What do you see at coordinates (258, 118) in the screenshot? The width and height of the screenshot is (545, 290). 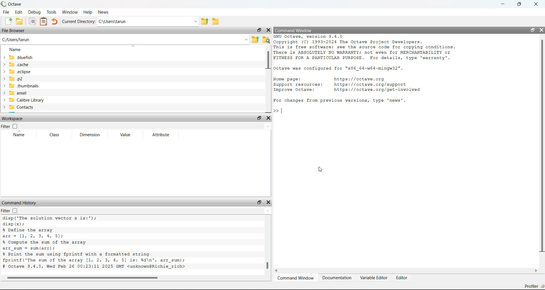 I see `Maximize` at bounding box center [258, 118].